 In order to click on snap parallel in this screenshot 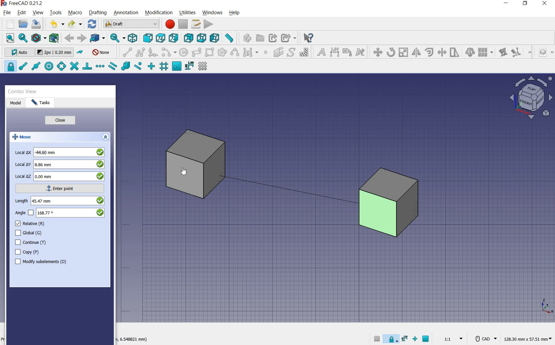, I will do `click(113, 67)`.